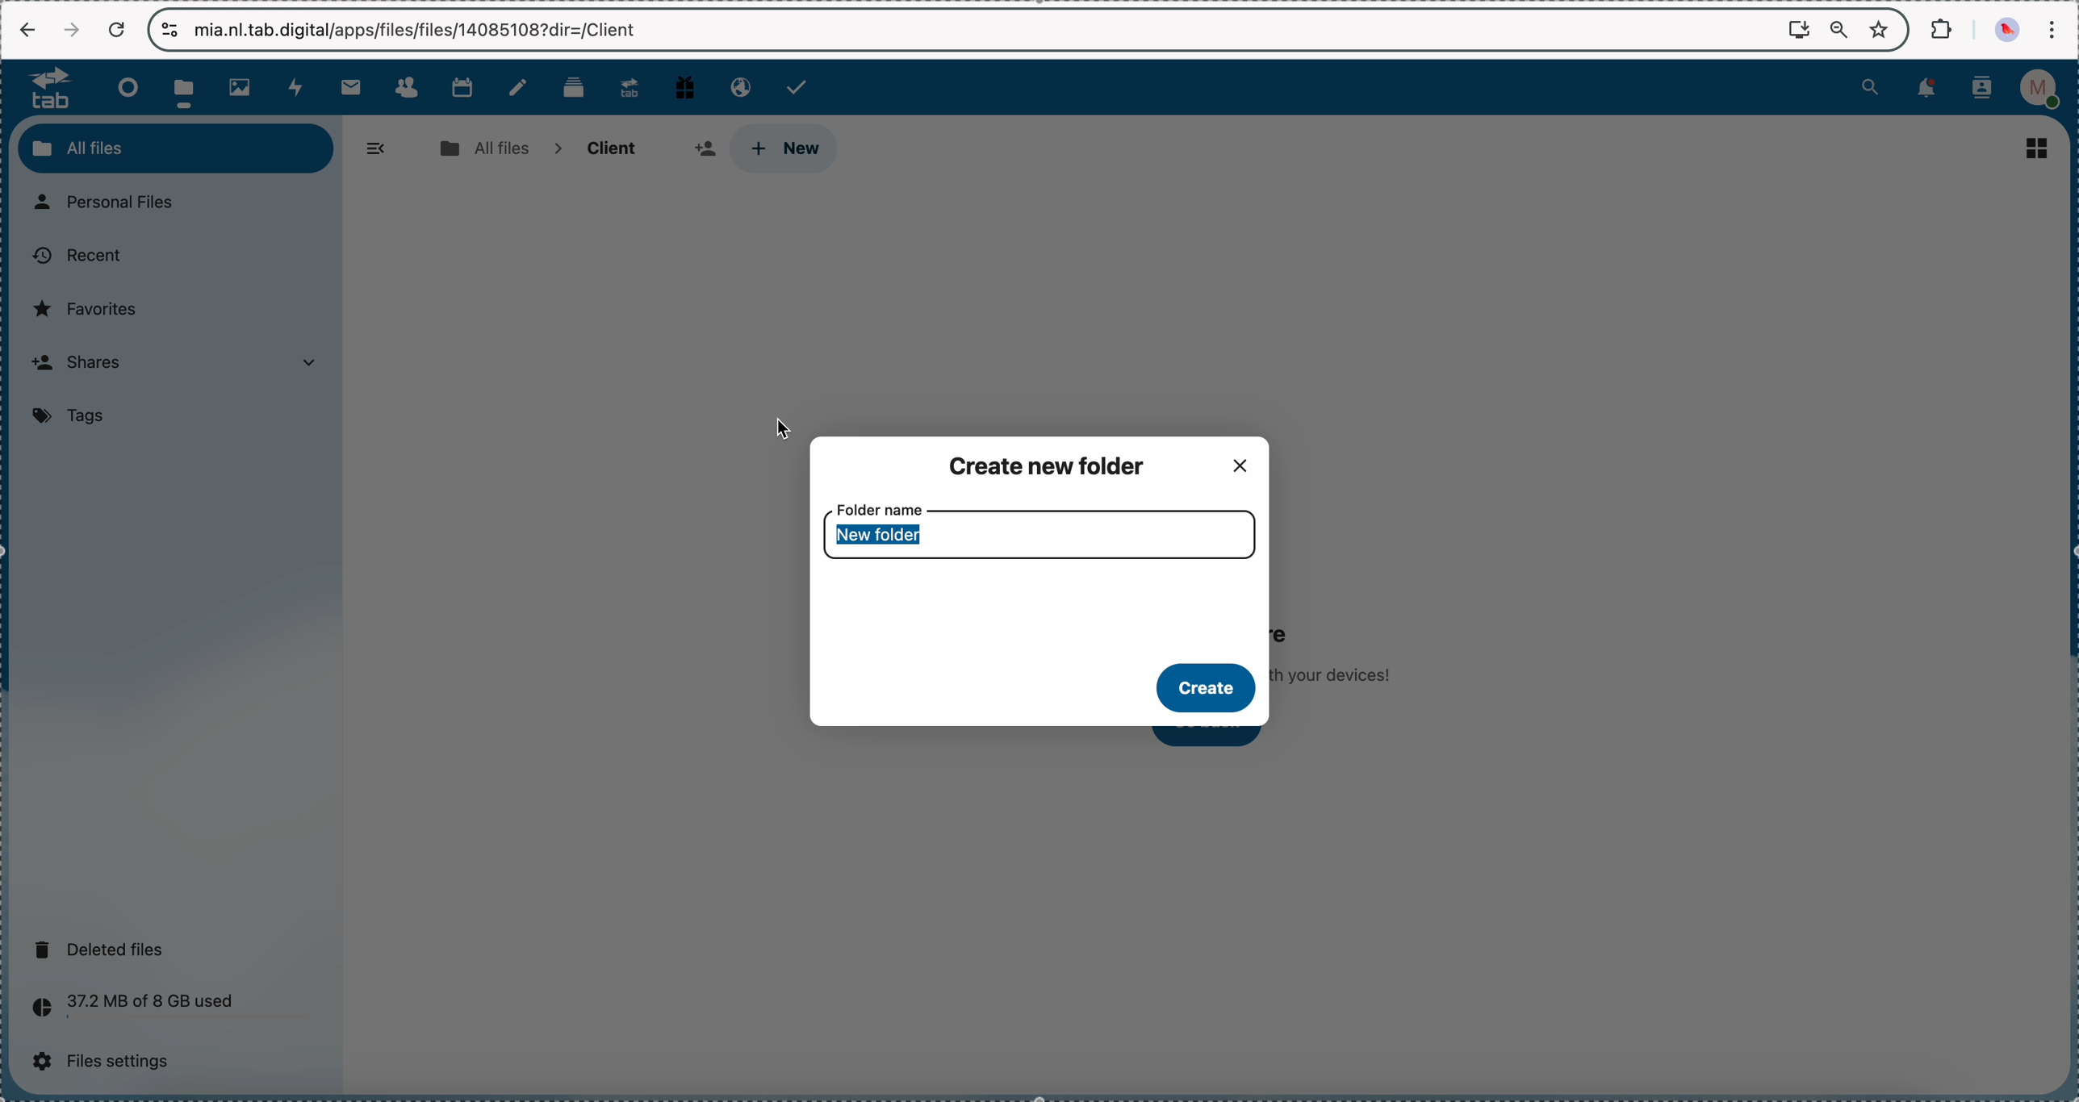  I want to click on profile, so click(2044, 89).